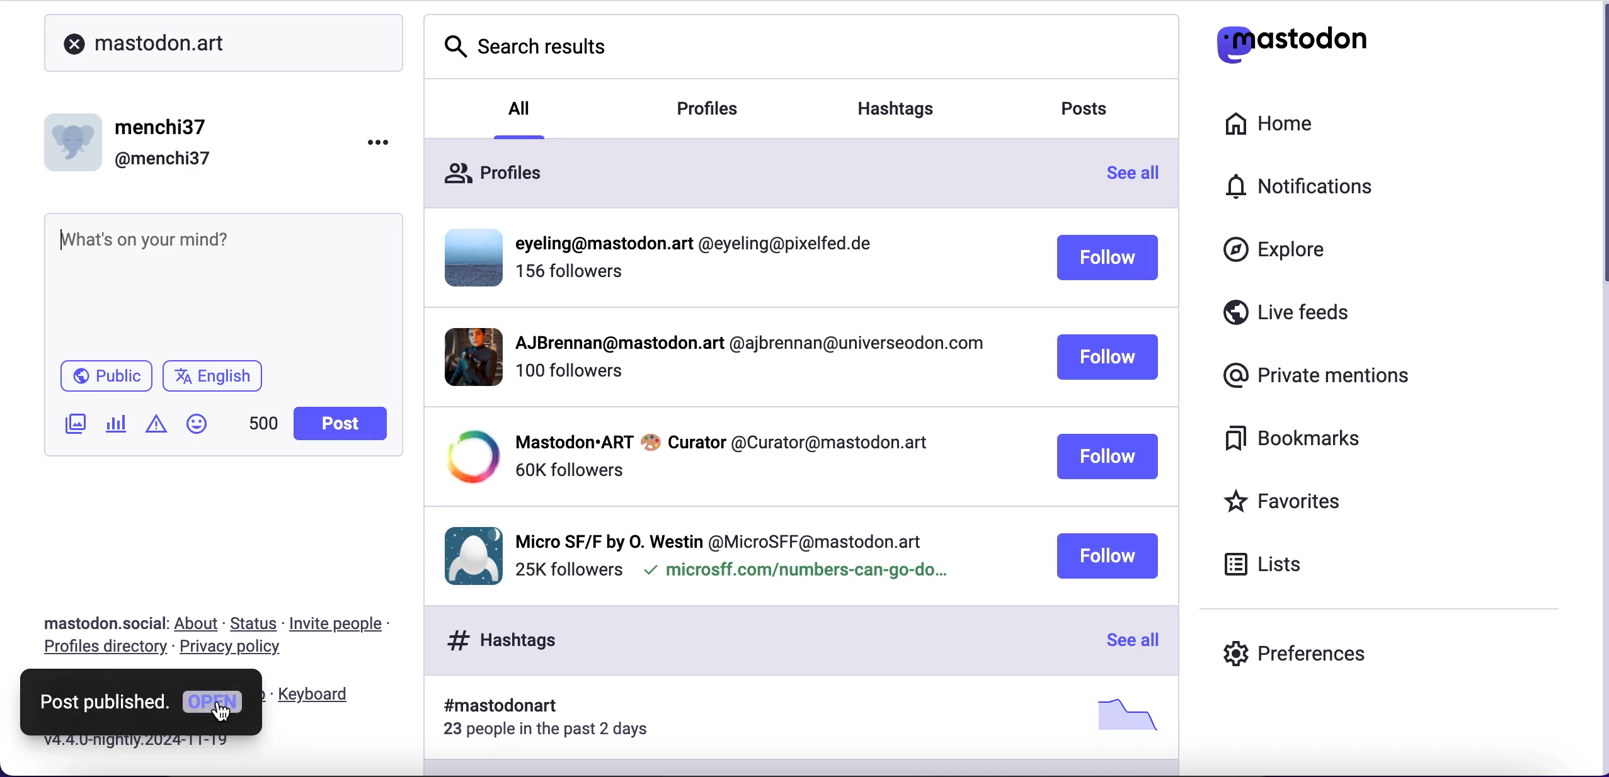  Describe the element at coordinates (896, 110) in the screenshot. I see `hashtags` at that location.